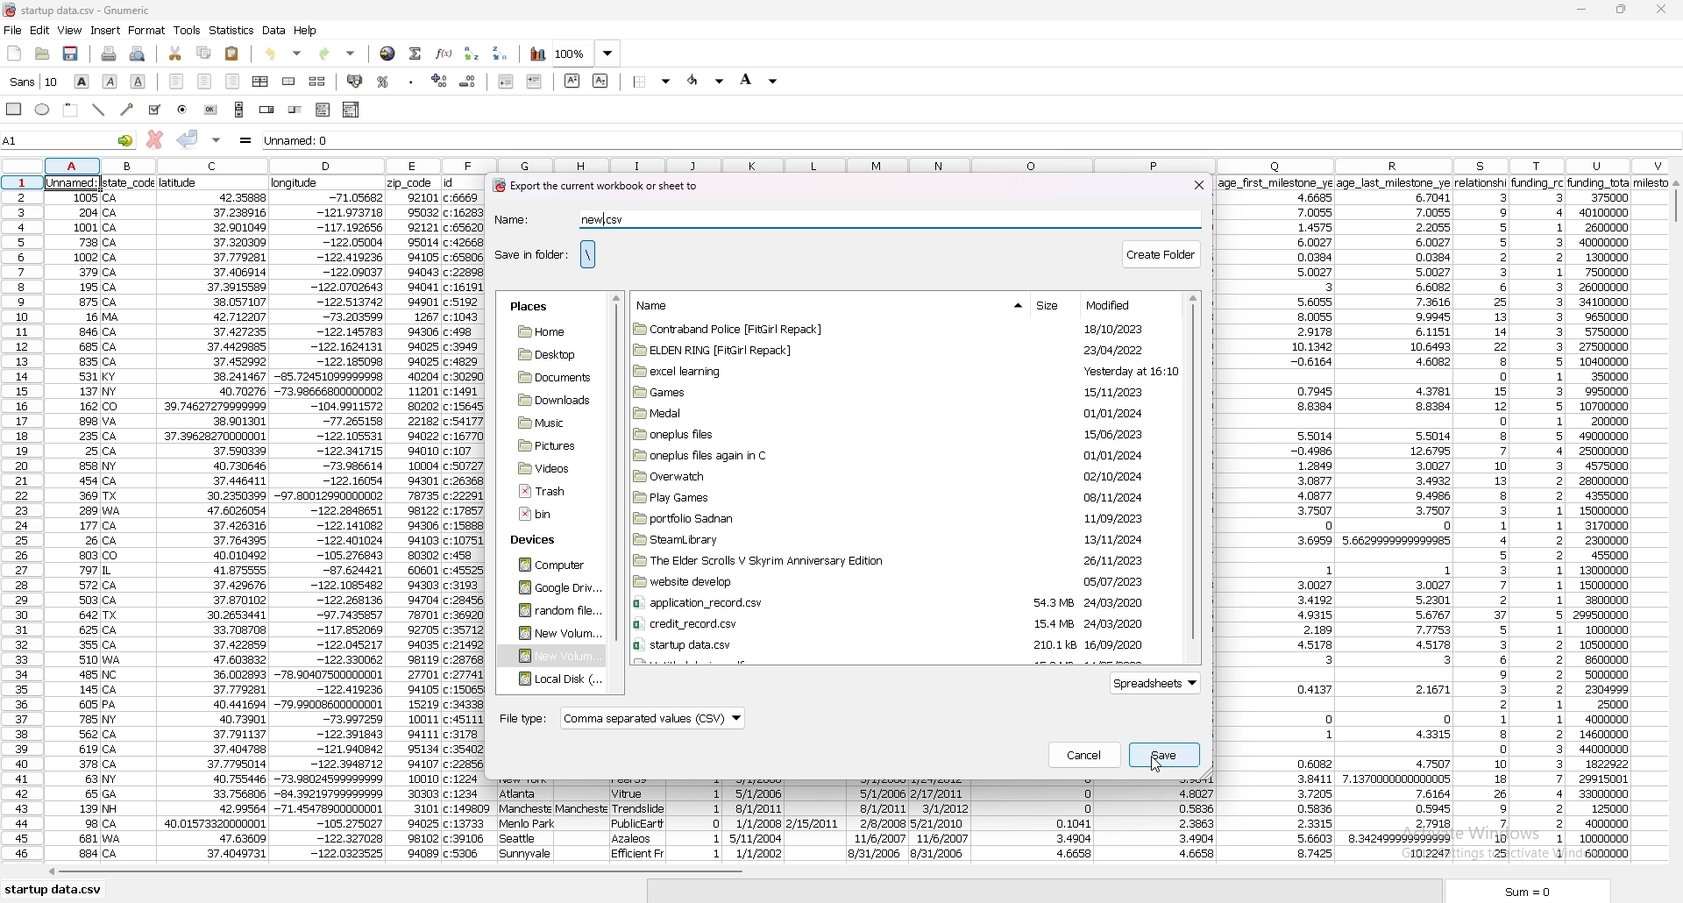 The height and width of the screenshot is (903, 1683). I want to click on scroll bar, so click(239, 110).